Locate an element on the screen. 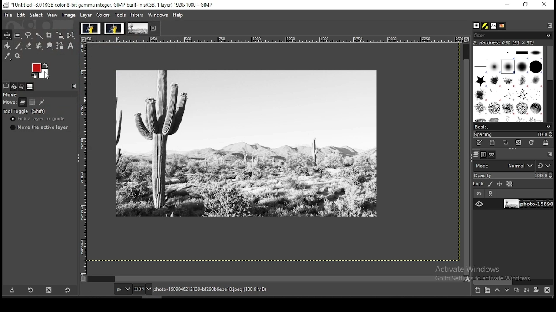 This screenshot has height=312, width=556. move layer one step down is located at coordinates (507, 290).